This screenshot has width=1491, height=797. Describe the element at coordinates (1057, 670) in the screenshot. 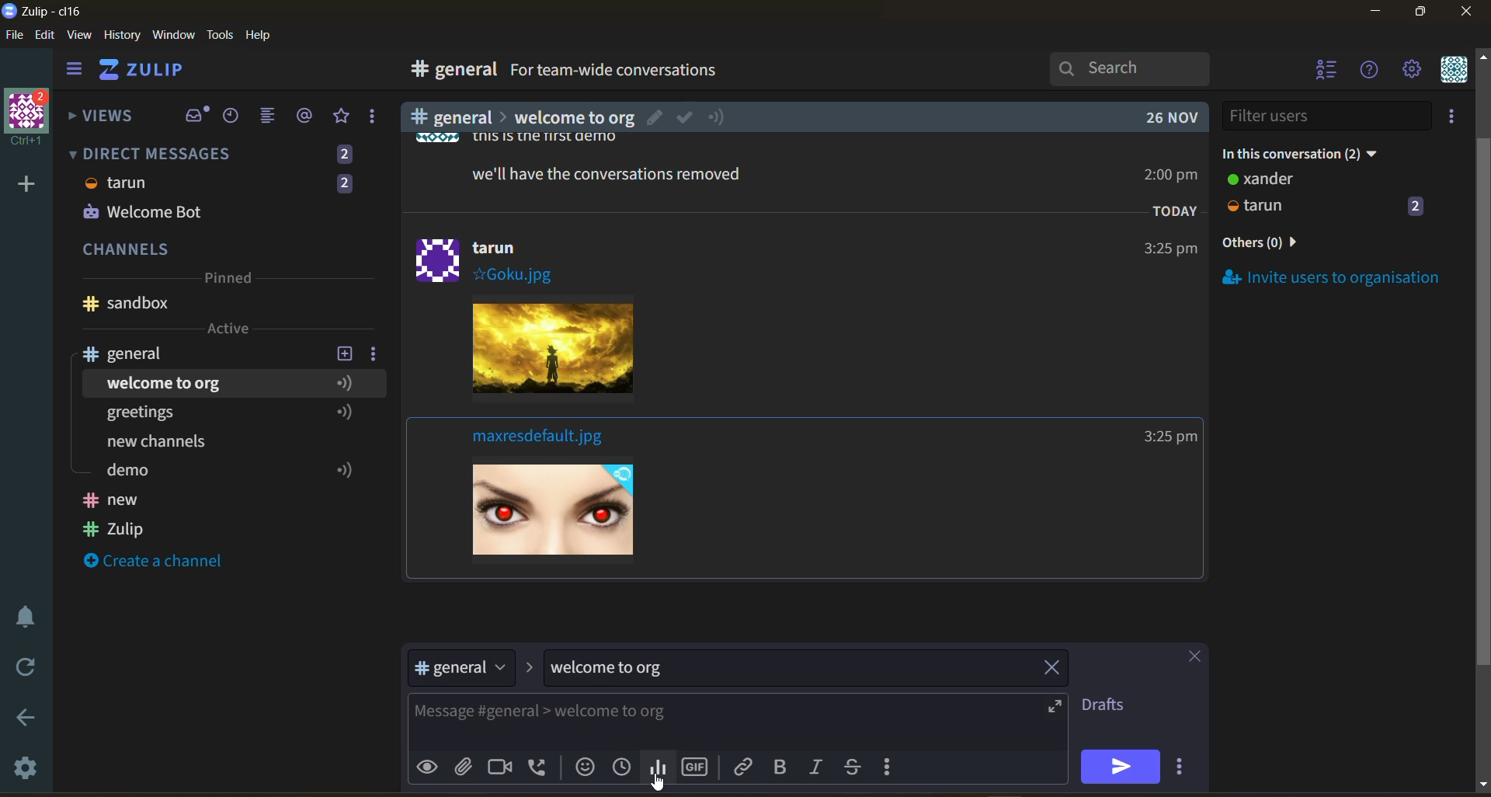

I see `remove topic` at that location.